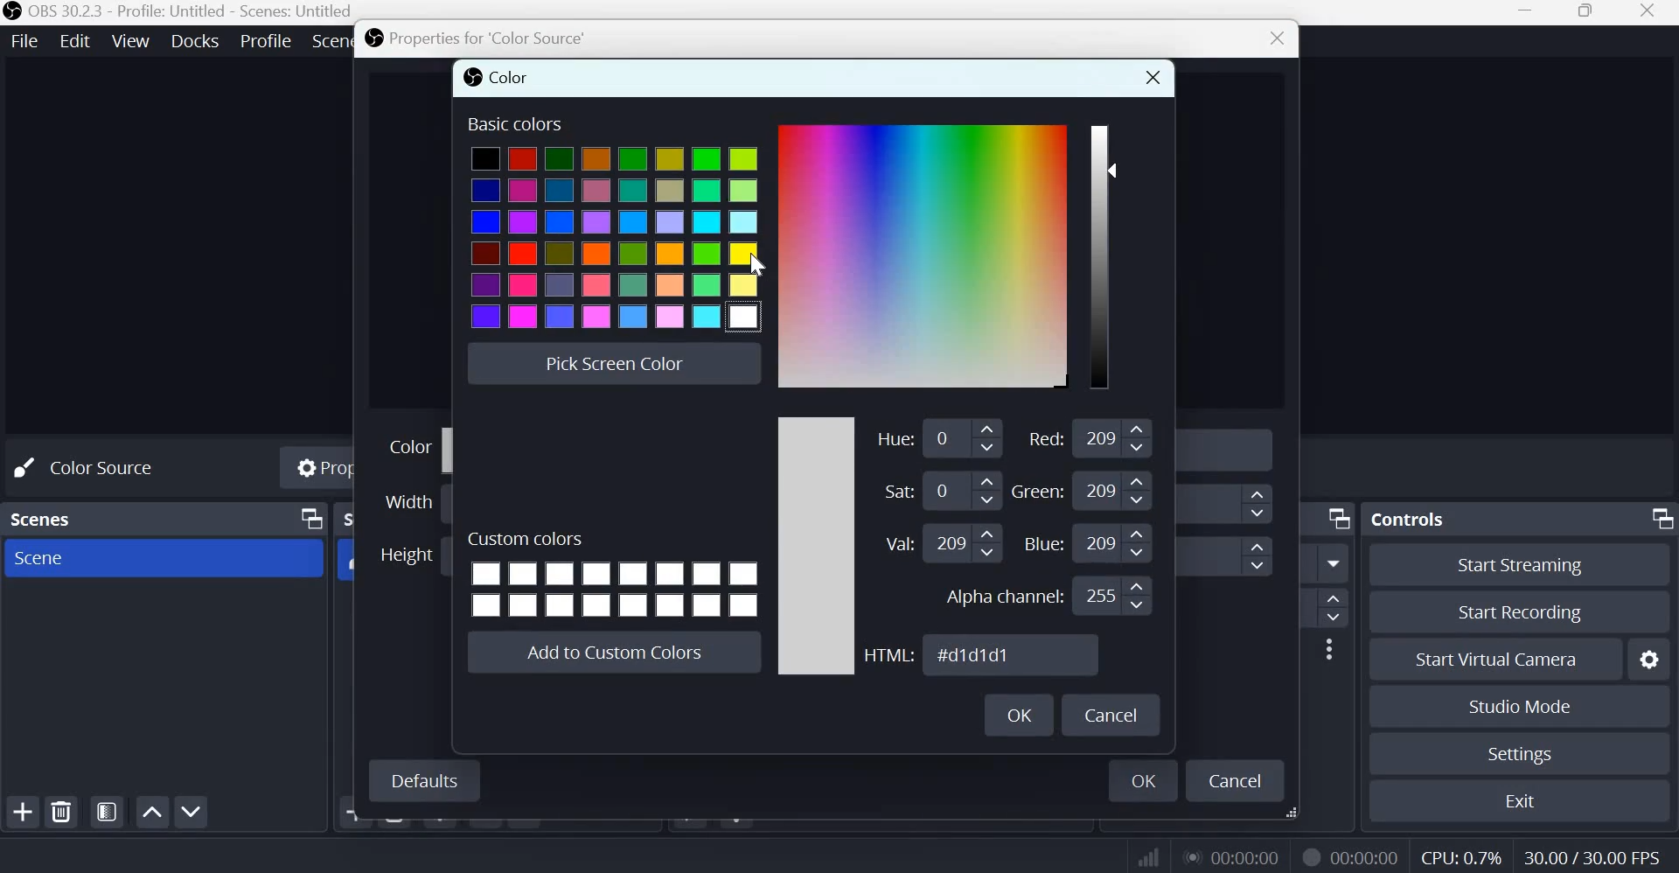 The width and height of the screenshot is (1679, 873). I want to click on Start recording, so click(1529, 613).